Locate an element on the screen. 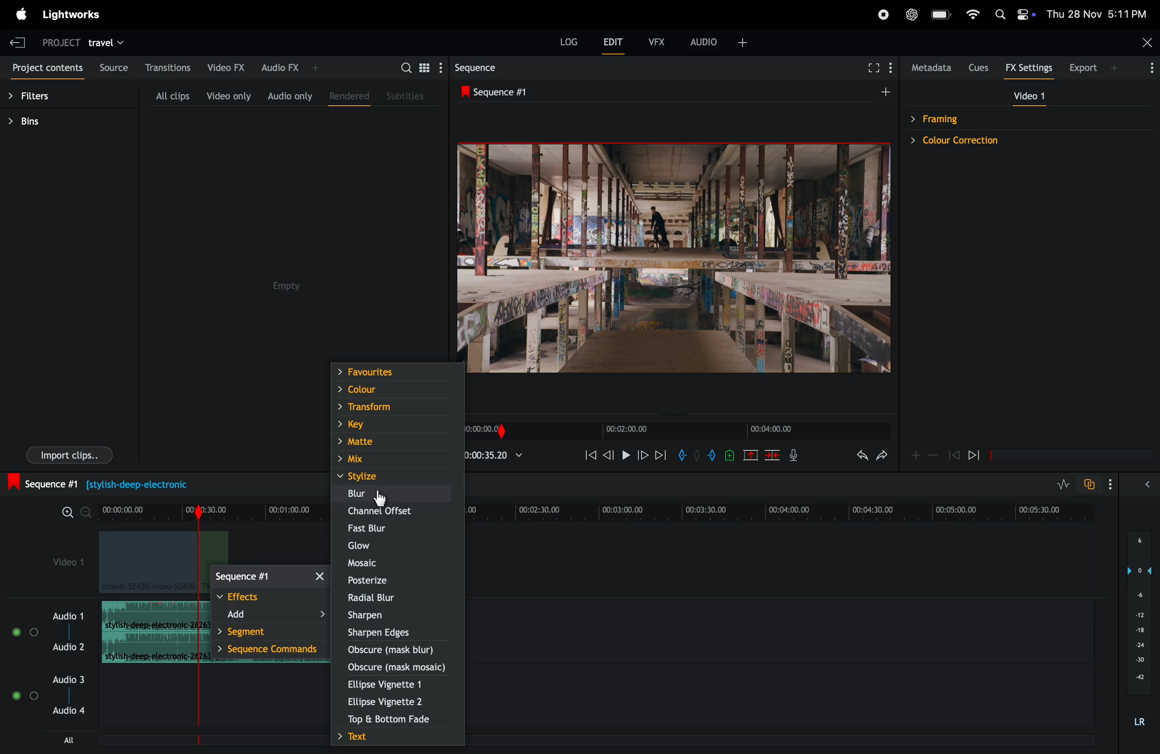 The height and width of the screenshot is (754, 1160). light works menu is located at coordinates (71, 14).